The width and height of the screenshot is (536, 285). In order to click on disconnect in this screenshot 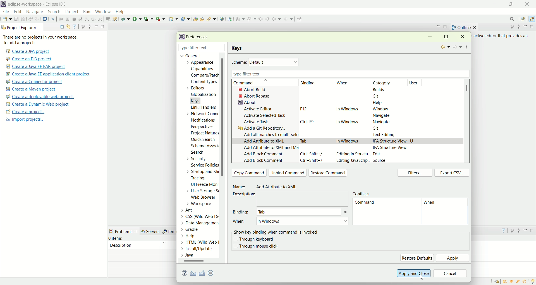, I will do `click(80, 19)`.